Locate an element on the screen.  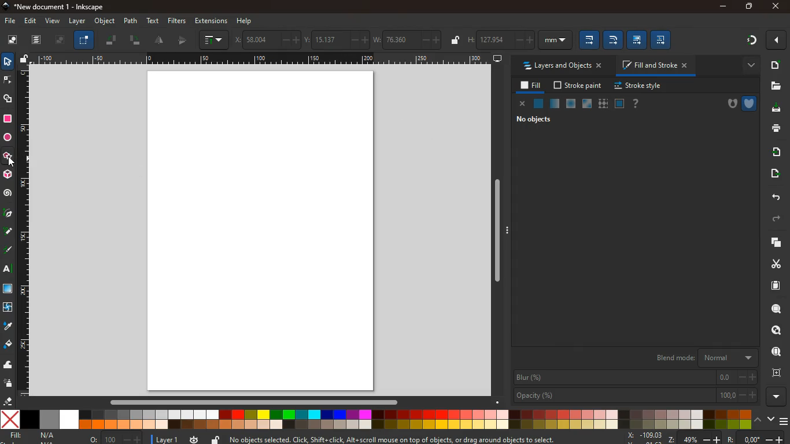
bucket is located at coordinates (8, 345).